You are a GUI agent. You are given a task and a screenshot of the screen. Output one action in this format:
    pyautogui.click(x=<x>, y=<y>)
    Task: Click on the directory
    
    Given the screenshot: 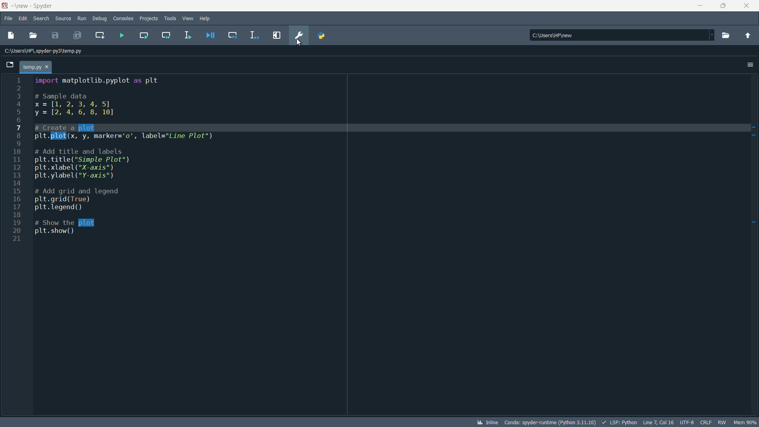 What is the action you would take?
    pyautogui.click(x=622, y=35)
    